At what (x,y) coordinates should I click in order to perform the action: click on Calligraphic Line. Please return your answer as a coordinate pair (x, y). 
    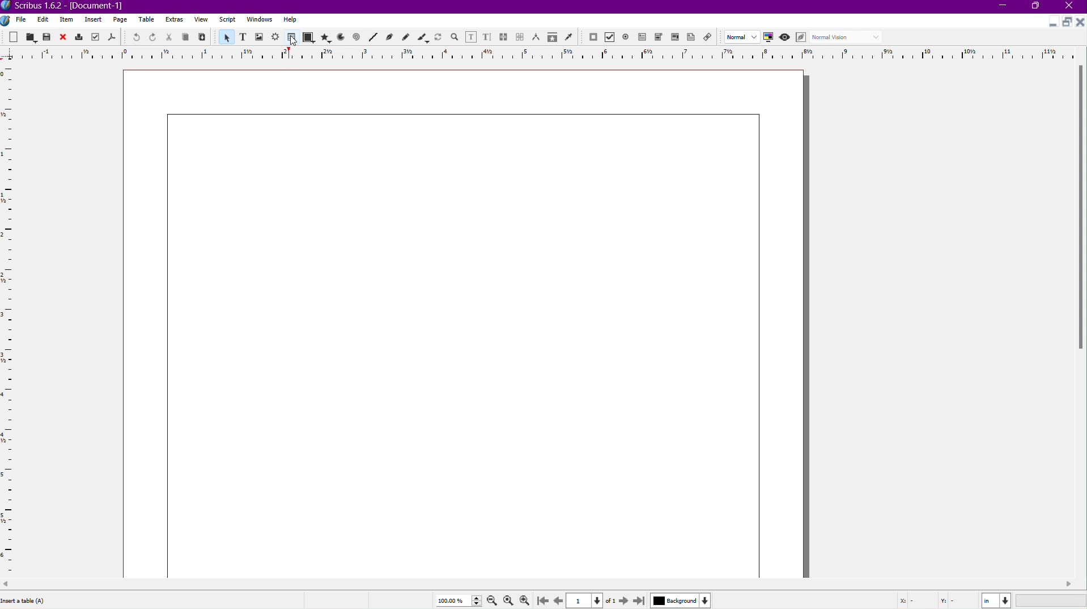
    Looking at the image, I should click on (422, 36).